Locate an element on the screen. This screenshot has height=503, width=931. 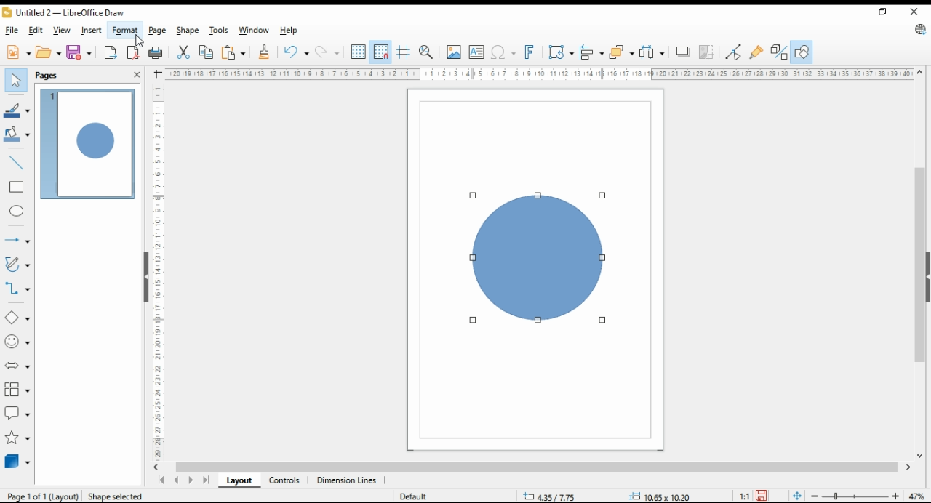
lines and arrows is located at coordinates (17, 239).